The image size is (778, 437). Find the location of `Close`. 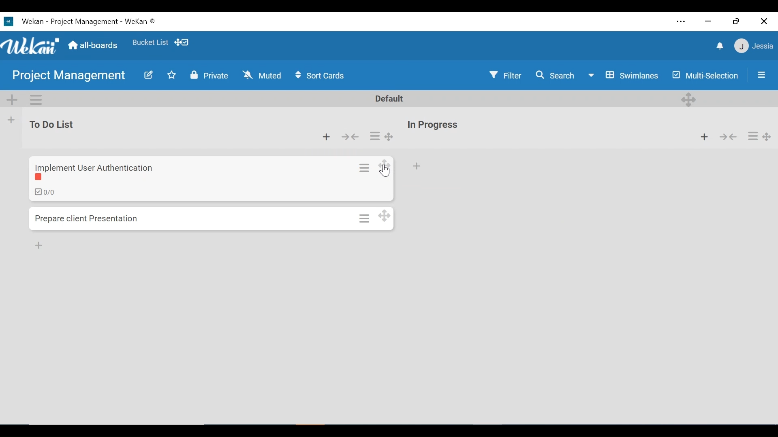

Close is located at coordinates (765, 21).